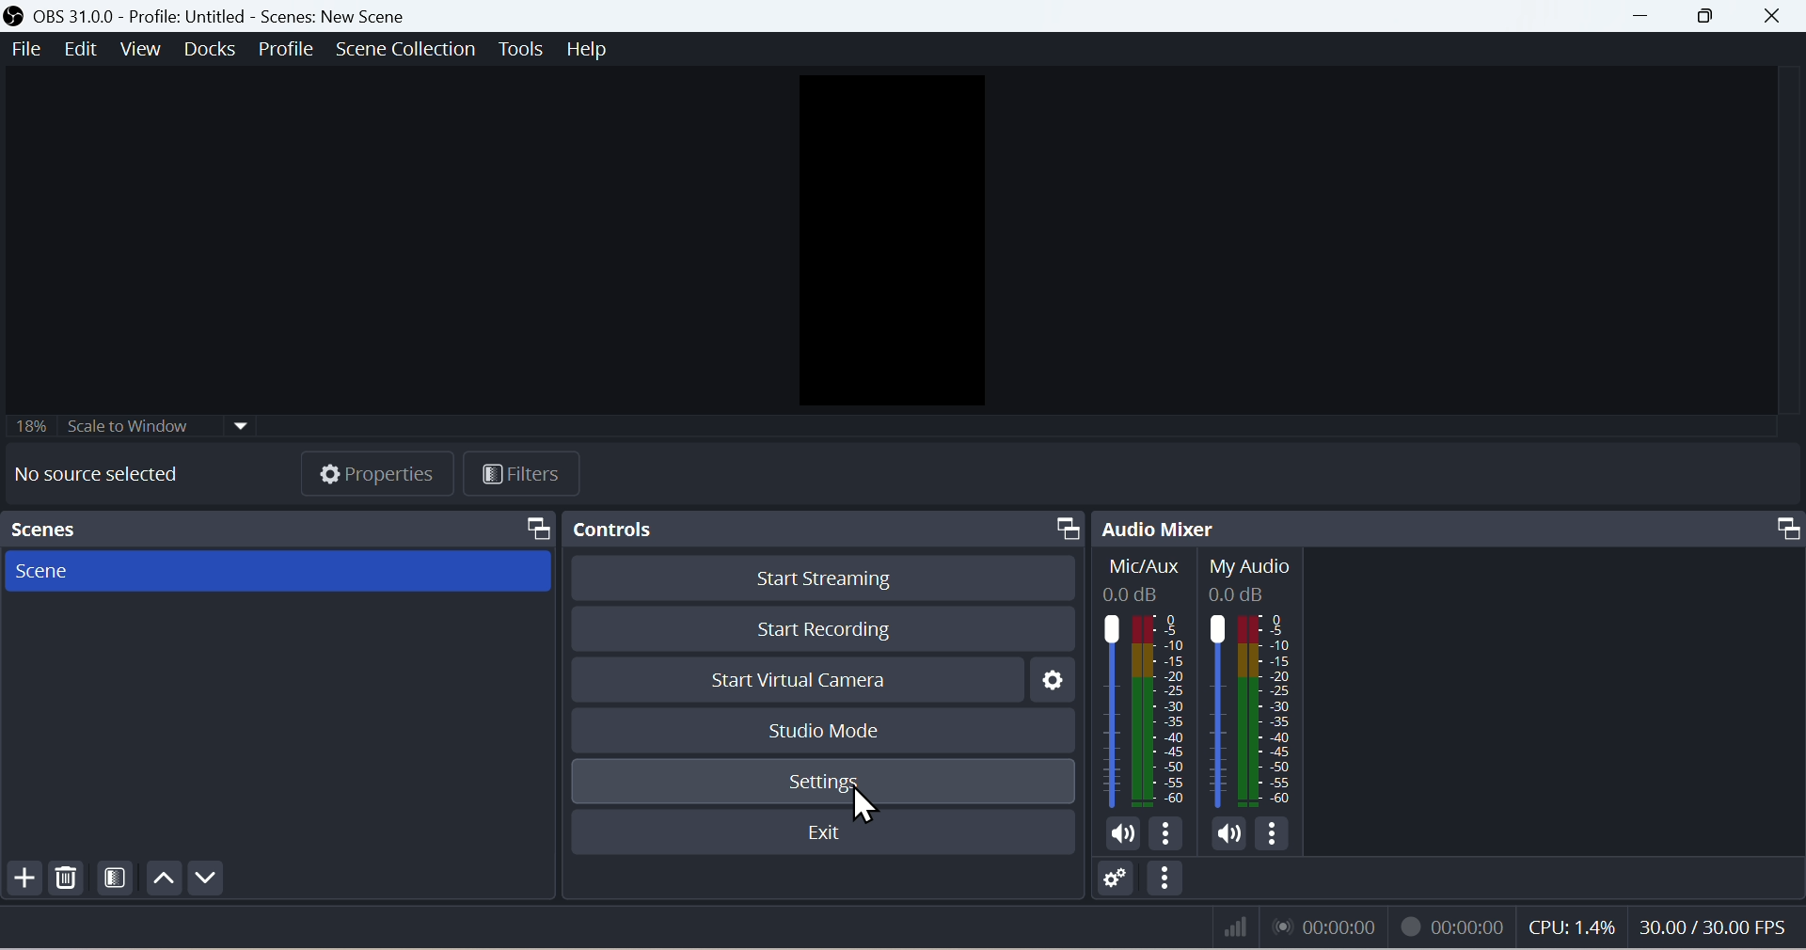  Describe the element at coordinates (1250, 566) in the screenshot. I see `MyAudio` at that location.